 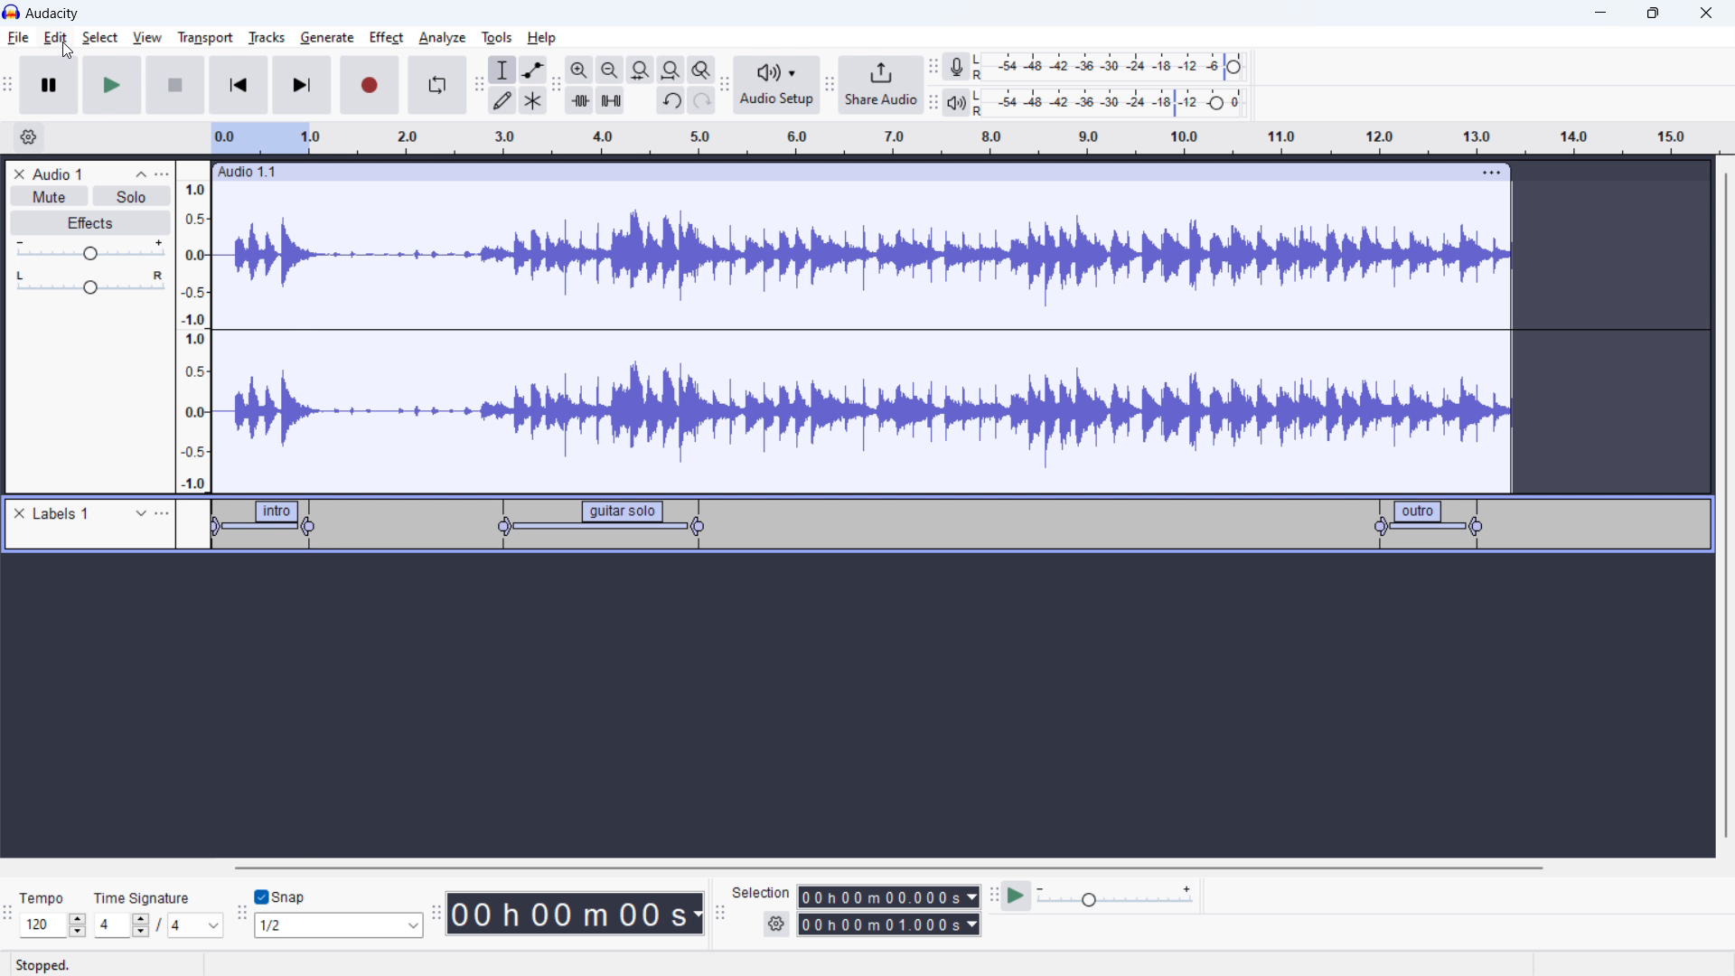 What do you see at coordinates (494, 37) in the screenshot?
I see `tools` at bounding box center [494, 37].